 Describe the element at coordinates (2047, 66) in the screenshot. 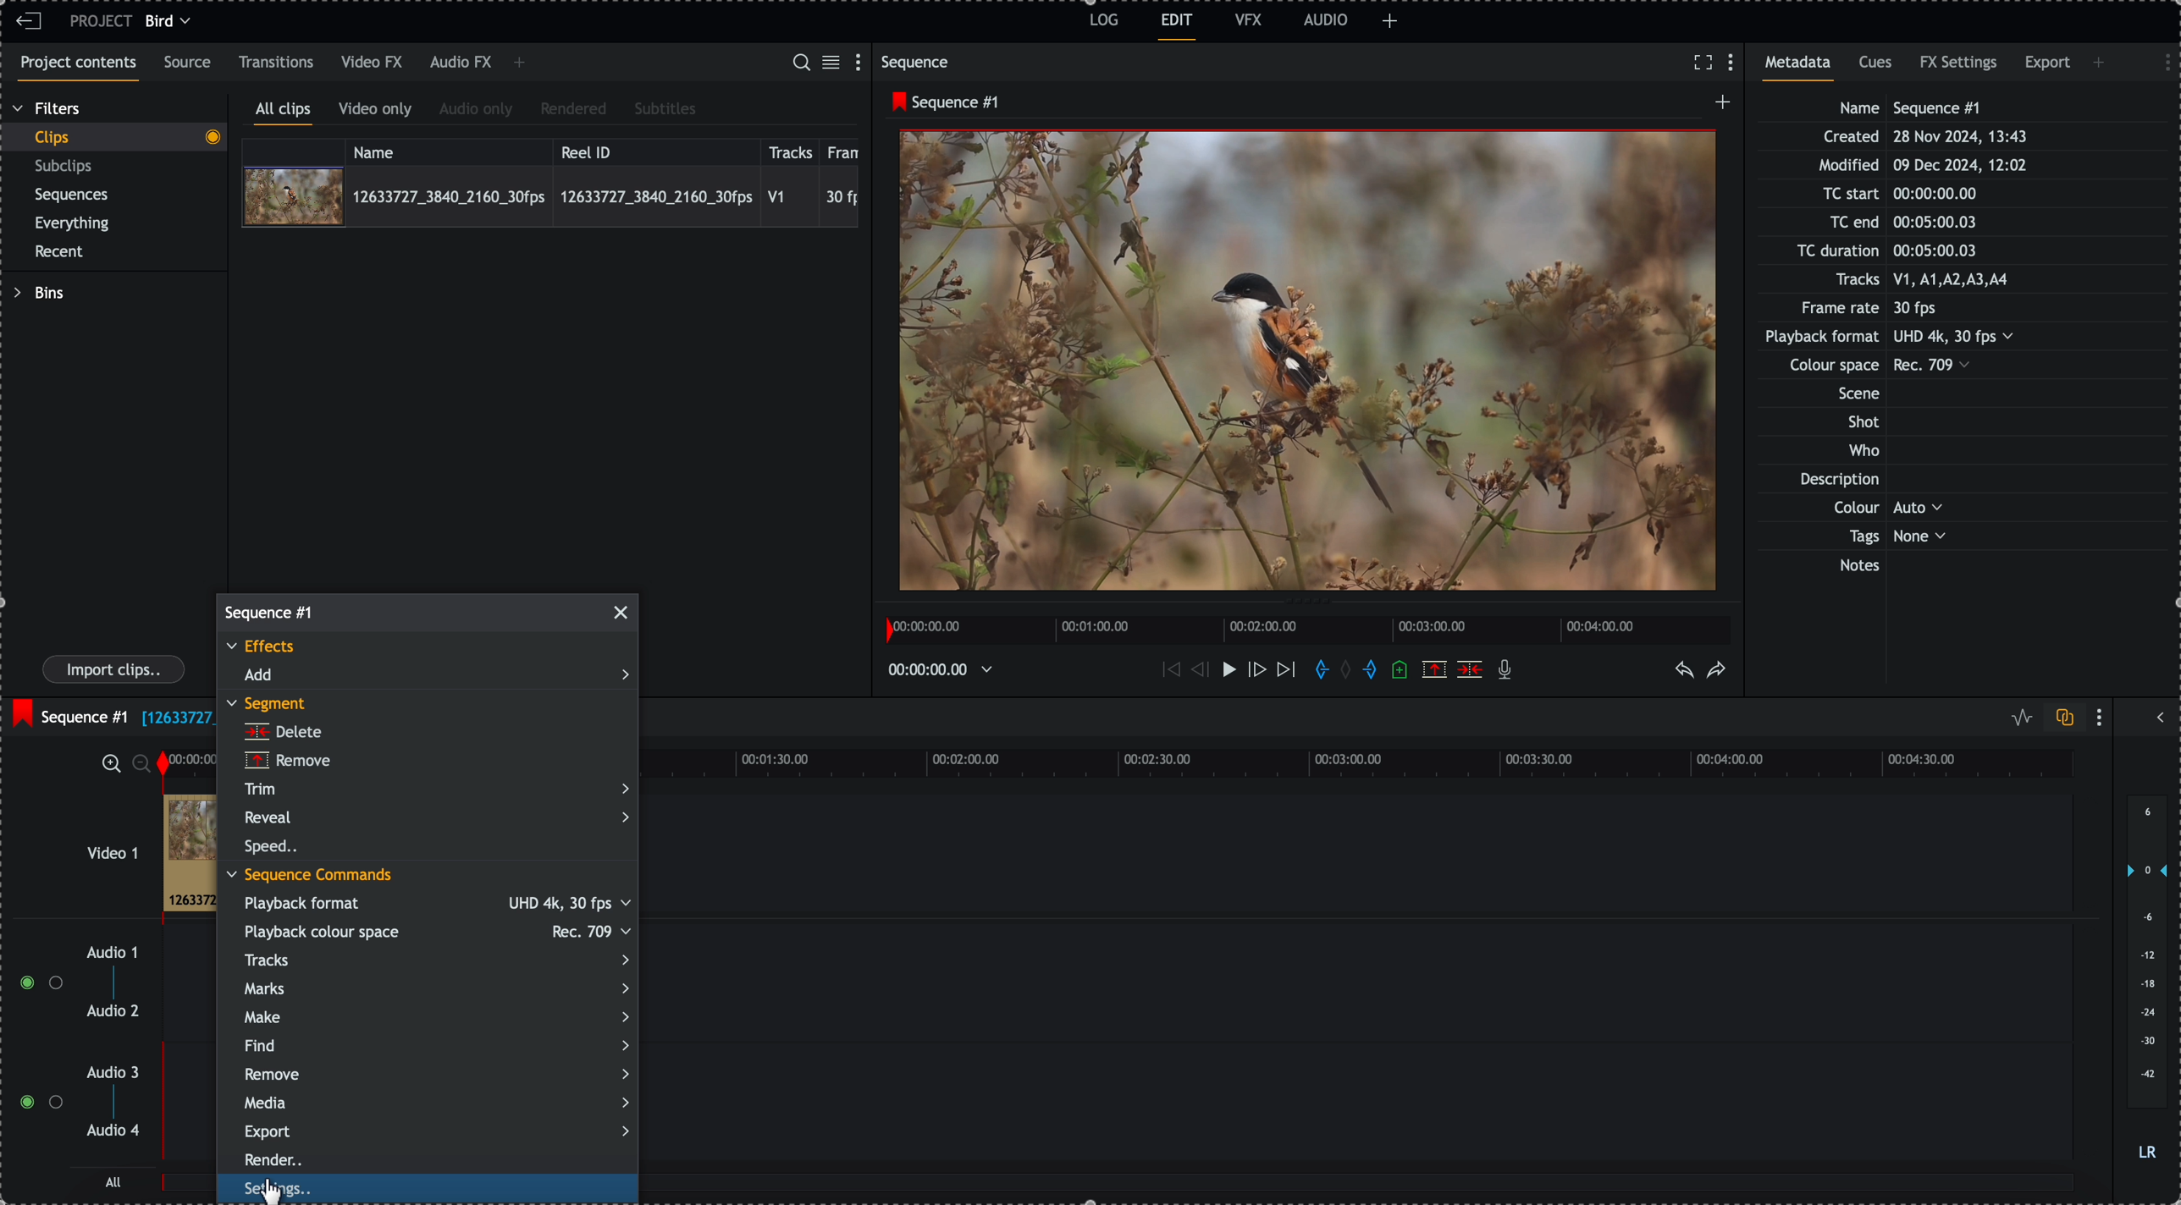

I see `export` at that location.